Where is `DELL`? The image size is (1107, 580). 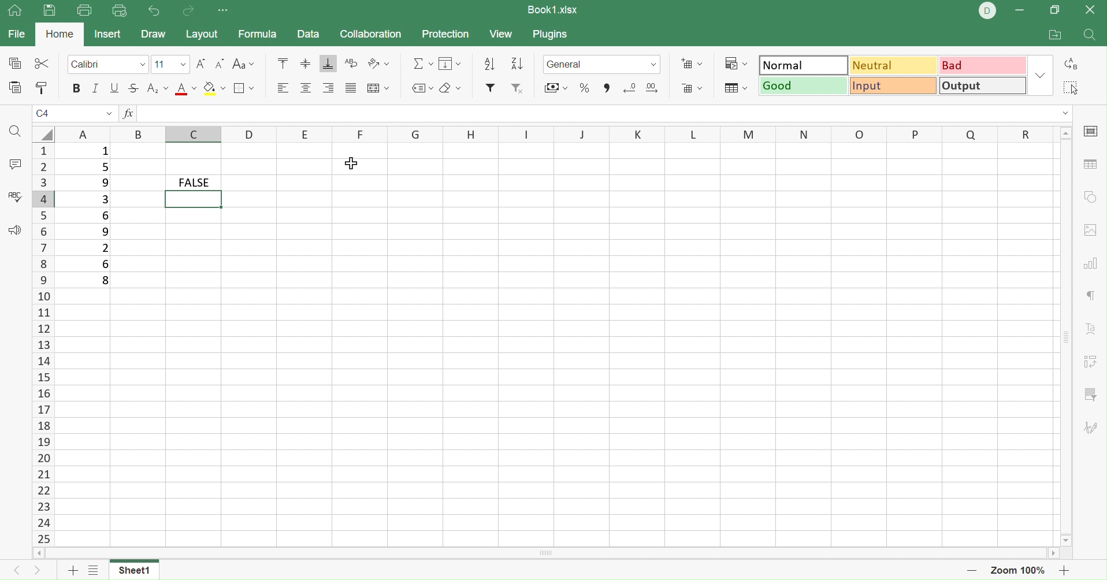
DELL is located at coordinates (988, 10).